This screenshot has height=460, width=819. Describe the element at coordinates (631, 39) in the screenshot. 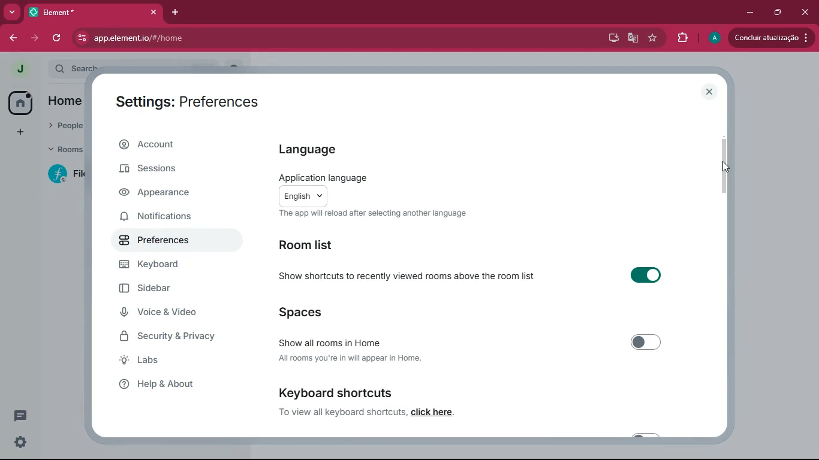

I see `google translate ` at that location.